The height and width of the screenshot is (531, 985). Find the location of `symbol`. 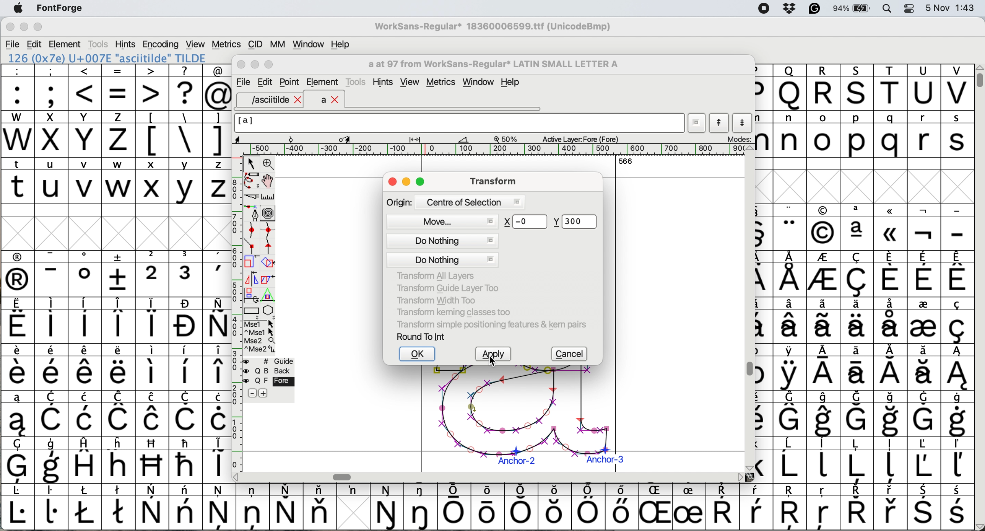

symbol is located at coordinates (153, 507).